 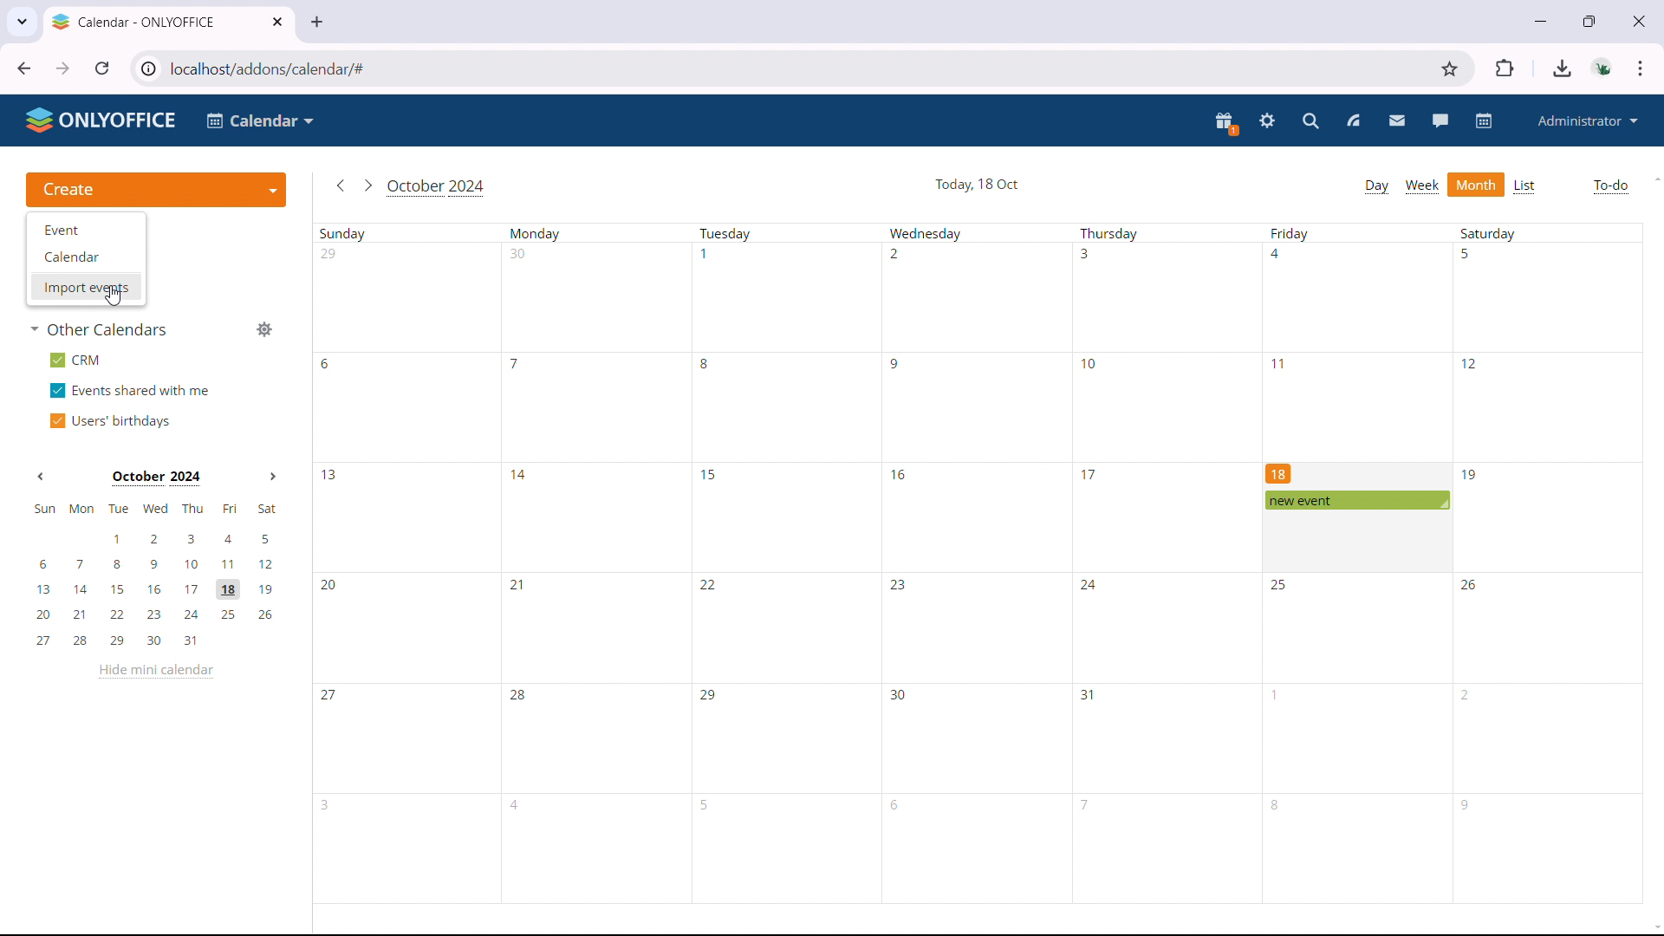 What do you see at coordinates (1355, 500) in the screenshot?
I see `scheduled event` at bounding box center [1355, 500].